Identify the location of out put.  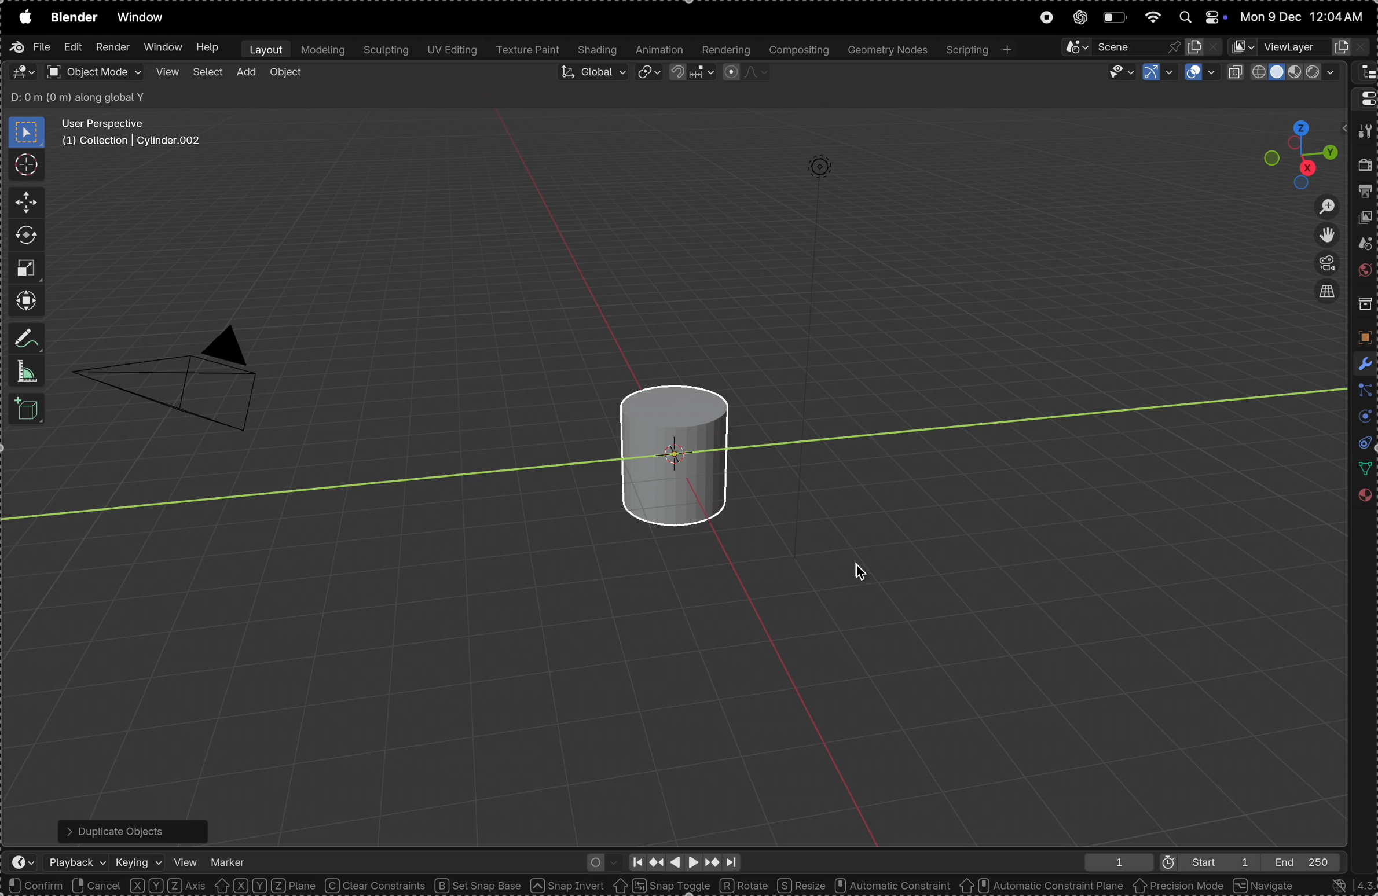
(1365, 193).